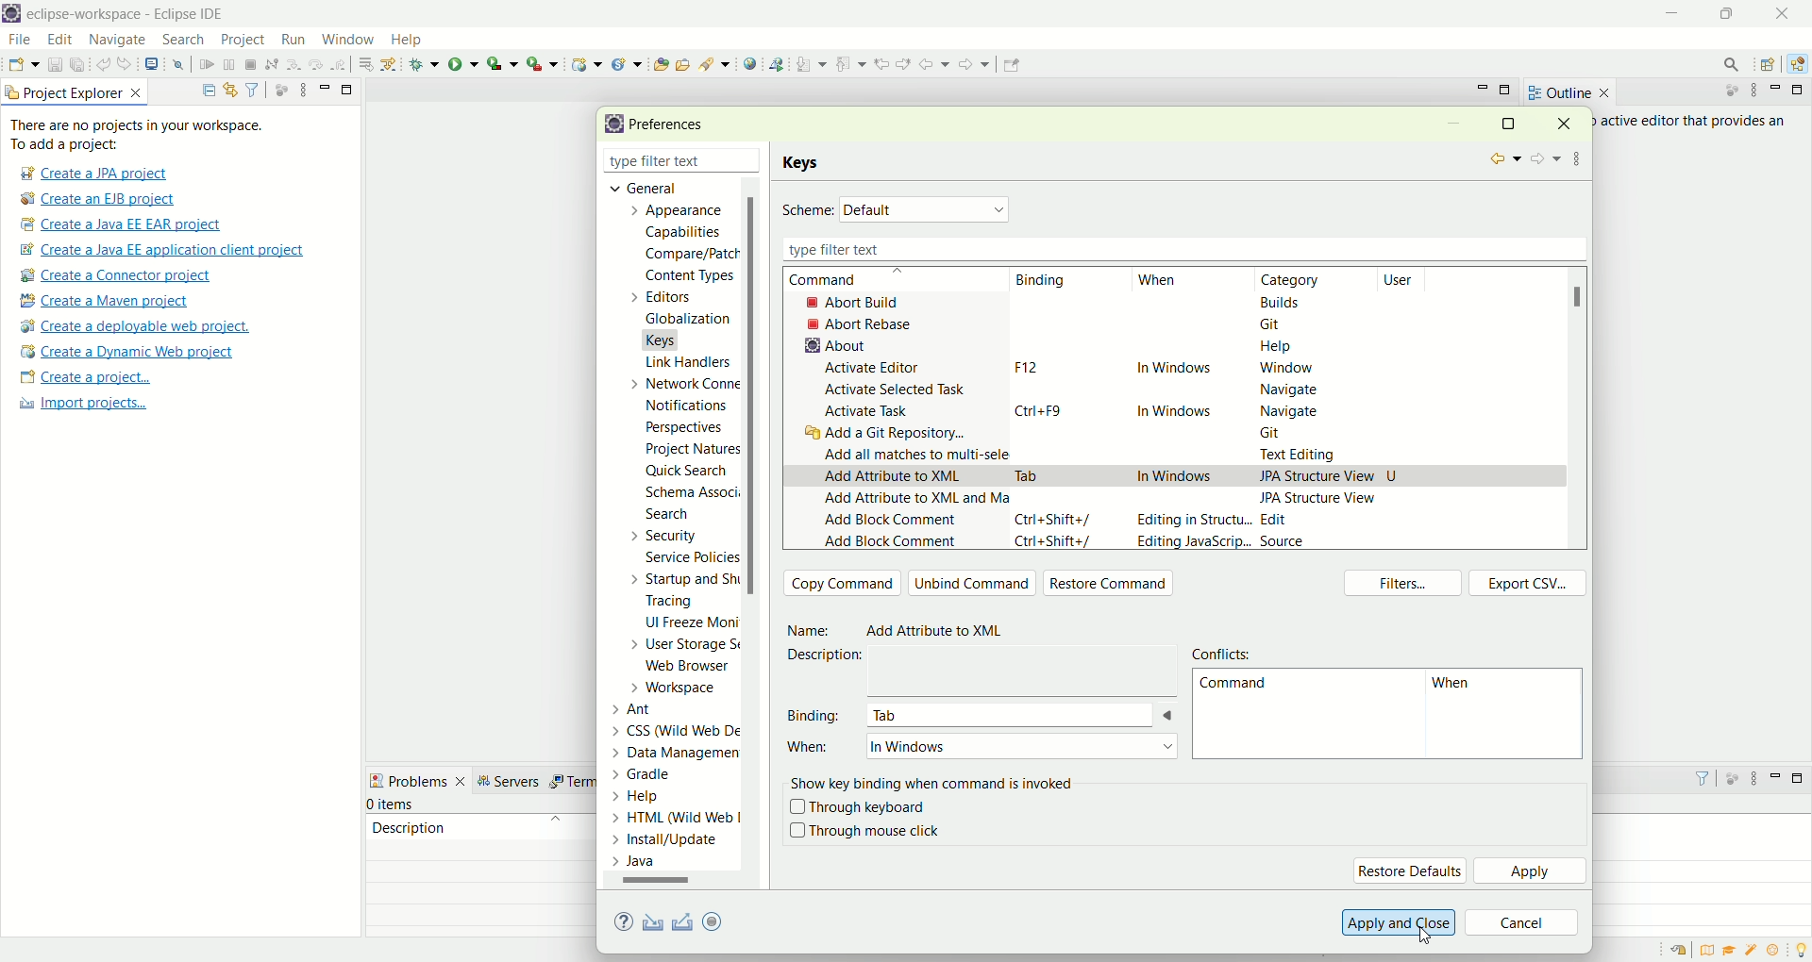 This screenshot has height=962, width=1812. What do you see at coordinates (1219, 542) in the screenshot?
I see `editing javascript...Source` at bounding box center [1219, 542].